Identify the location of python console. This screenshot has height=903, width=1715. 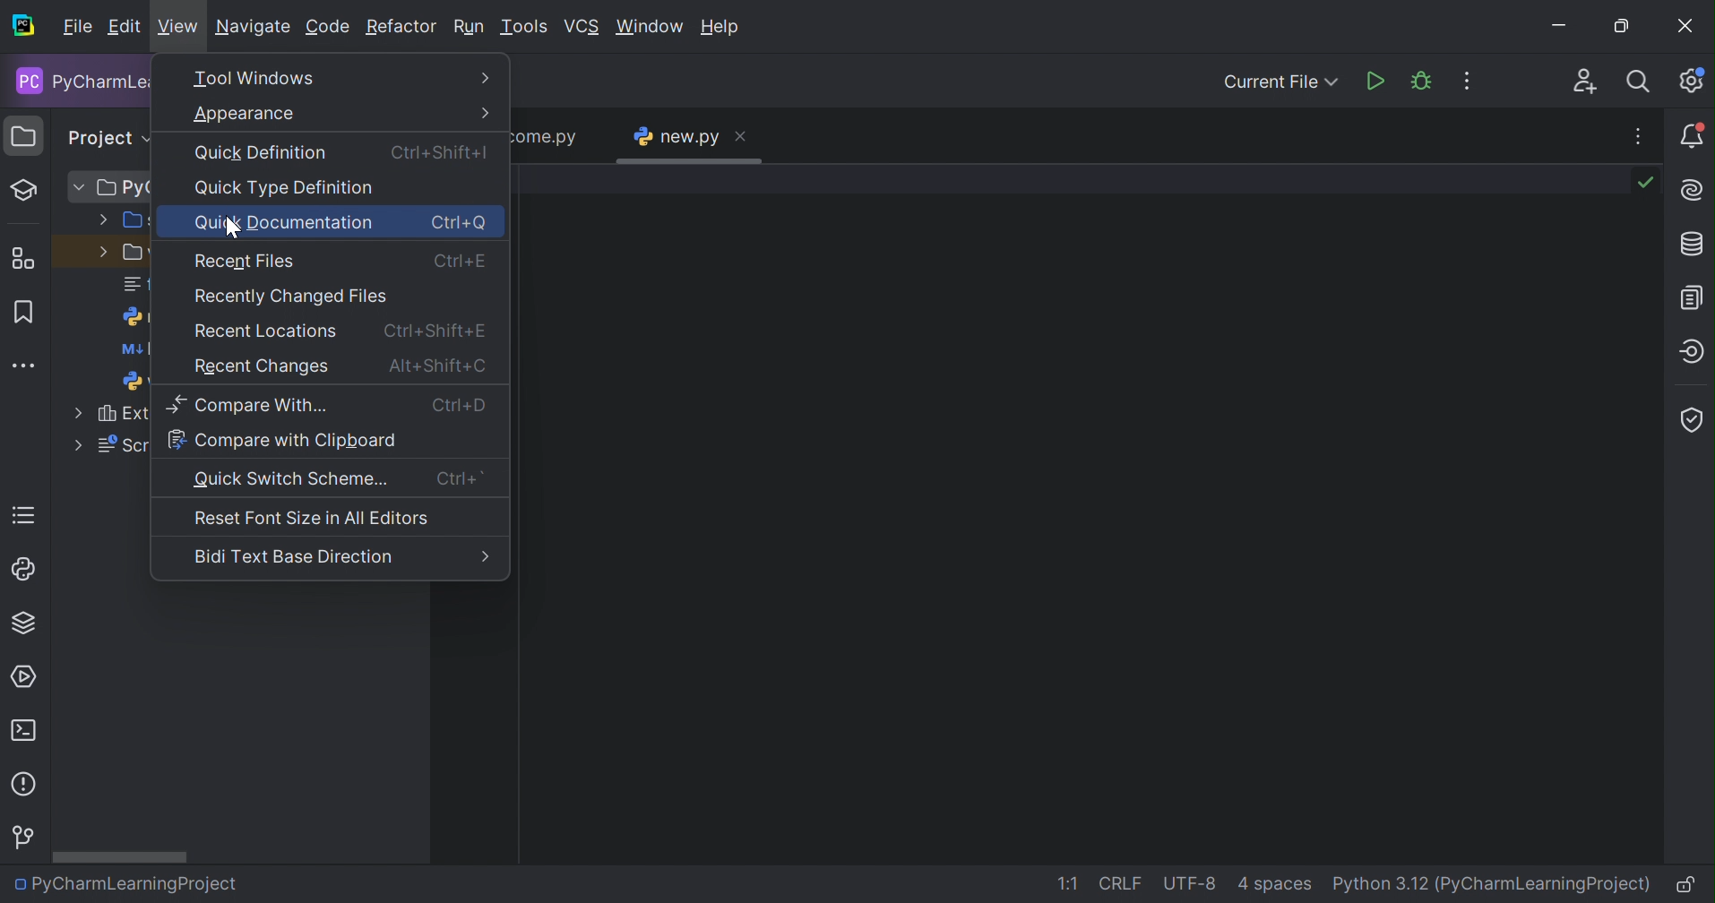
(23, 570).